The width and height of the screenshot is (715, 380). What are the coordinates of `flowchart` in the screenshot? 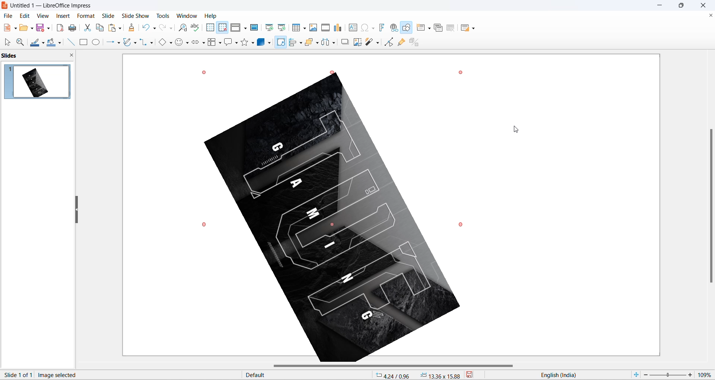 It's located at (212, 43).